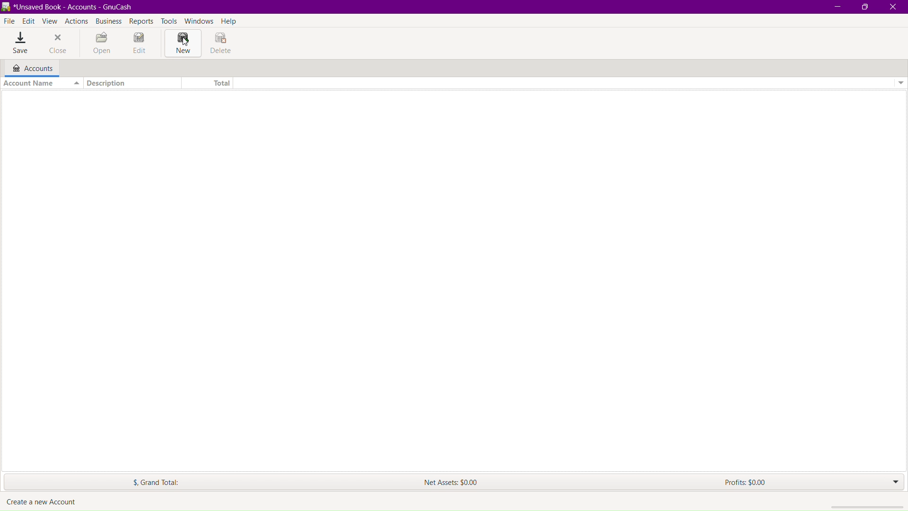 This screenshot has height=511, width=908. I want to click on Total, so click(209, 84).